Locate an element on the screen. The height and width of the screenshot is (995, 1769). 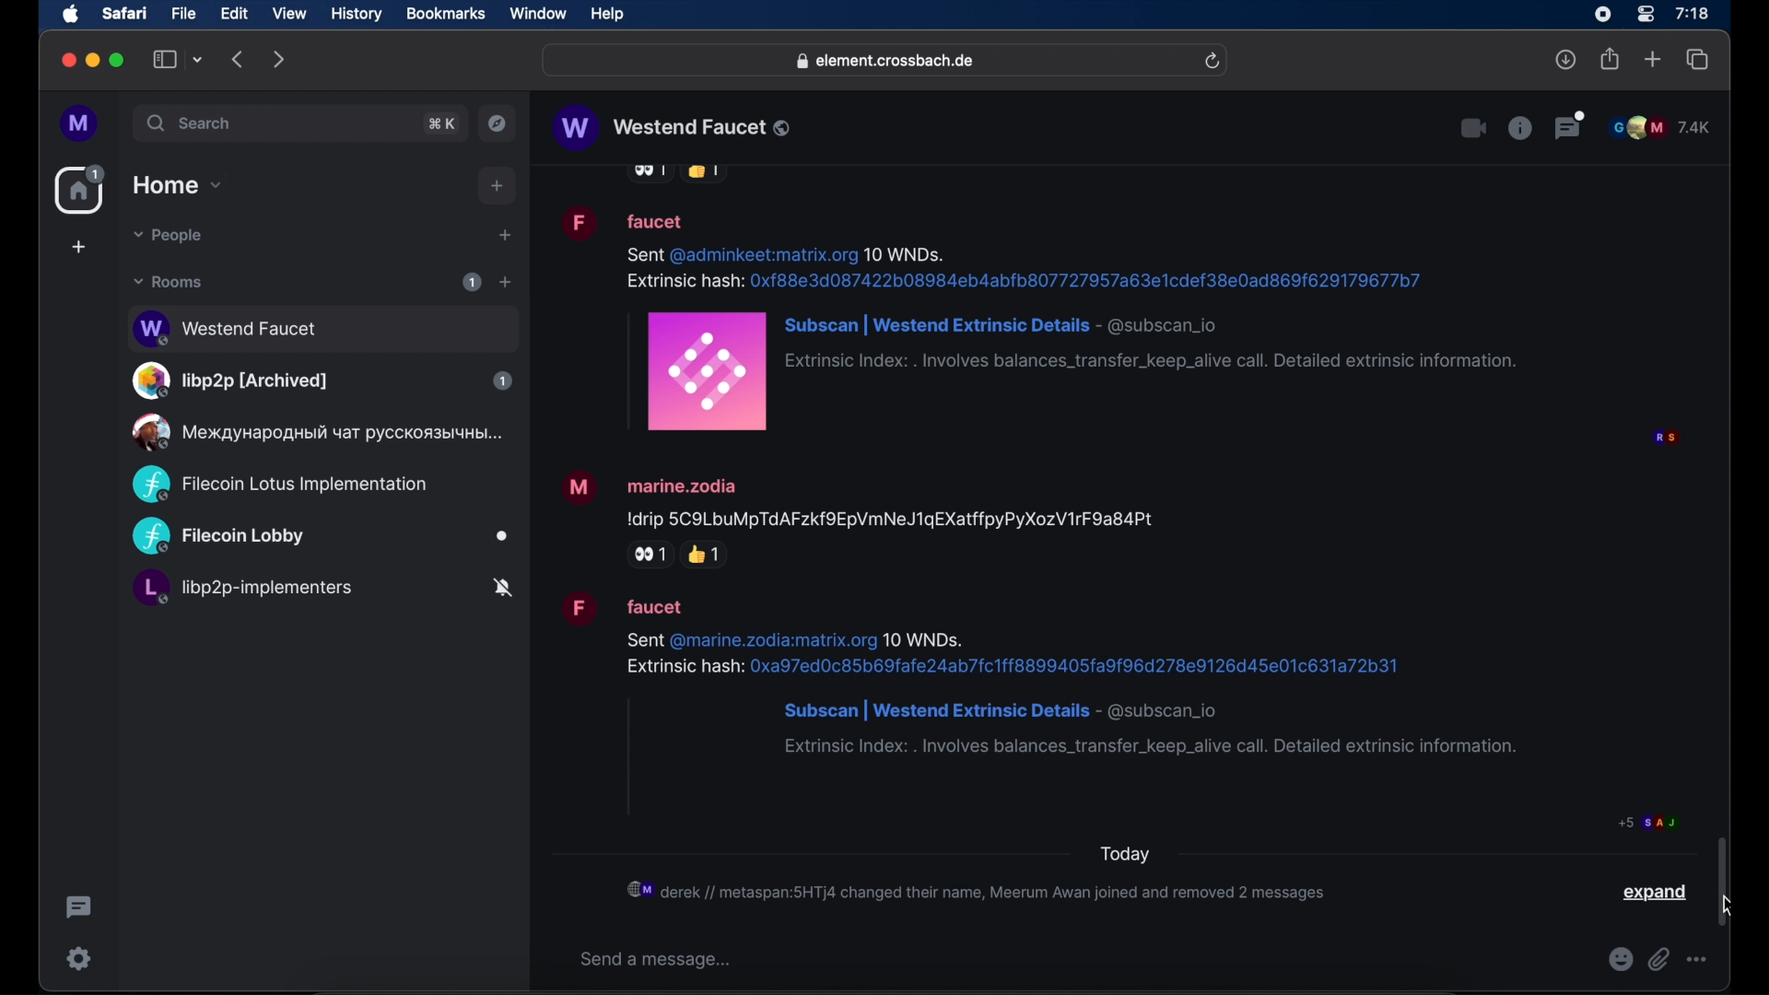
search is located at coordinates (191, 123).